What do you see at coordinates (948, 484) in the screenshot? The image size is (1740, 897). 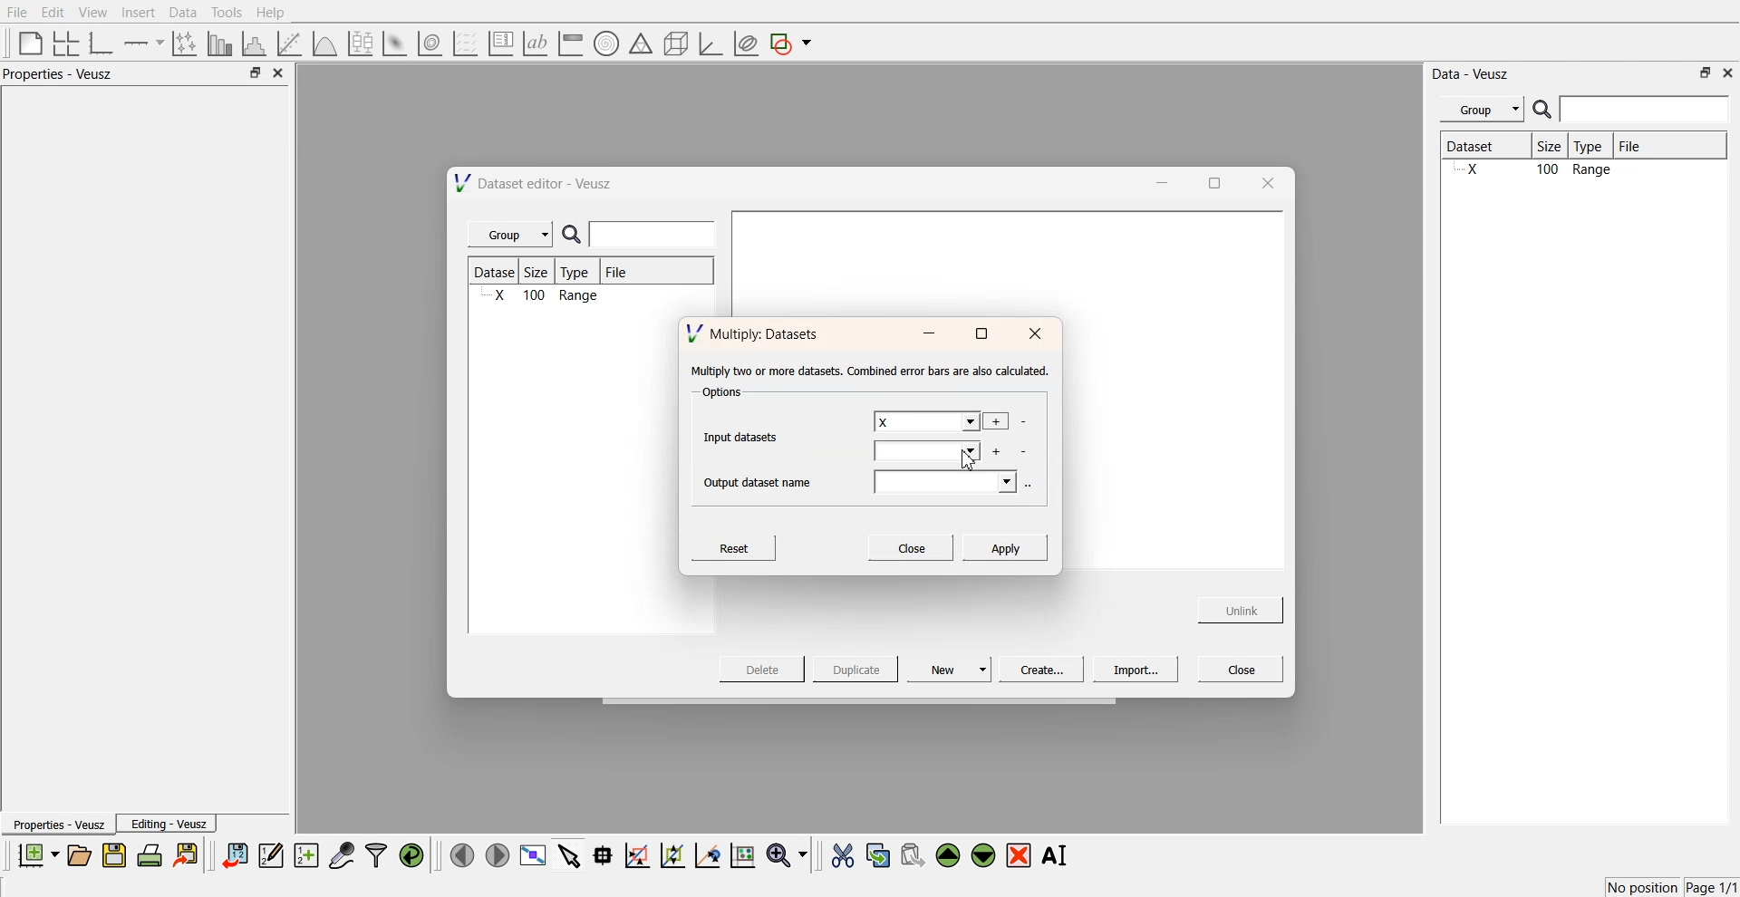 I see `output datasets field` at bounding box center [948, 484].